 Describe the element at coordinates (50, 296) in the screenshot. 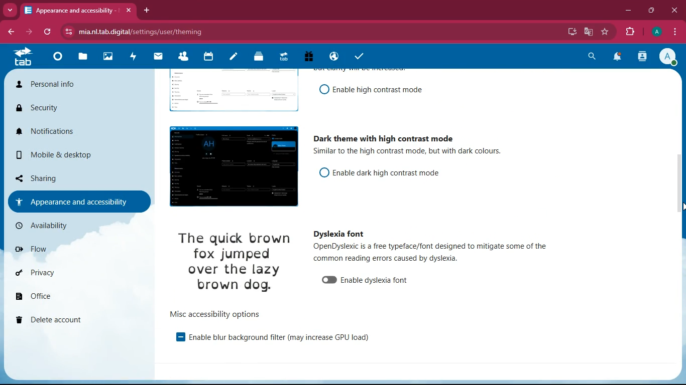

I see `office` at that location.